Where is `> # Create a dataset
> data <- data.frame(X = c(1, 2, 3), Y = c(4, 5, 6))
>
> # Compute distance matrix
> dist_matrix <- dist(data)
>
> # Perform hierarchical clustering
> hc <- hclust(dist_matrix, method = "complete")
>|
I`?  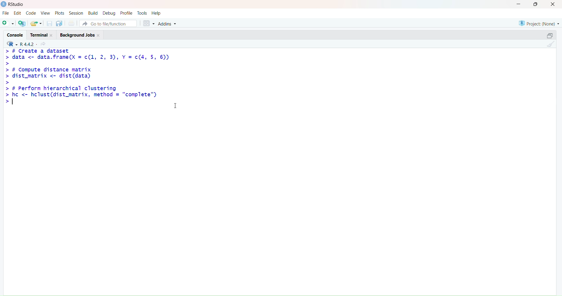 > # Create a dataset
> data <- data.frame(X = c(1, 2, 3), Y = c(4, 5, 6))
>
> # Compute distance matrix
> dist_matrix <- dist(data)
>
> # Perform hierarchical clustering
> hc <- hclust(dist_matrix, method = "complete")
>|
I is located at coordinates (93, 84).